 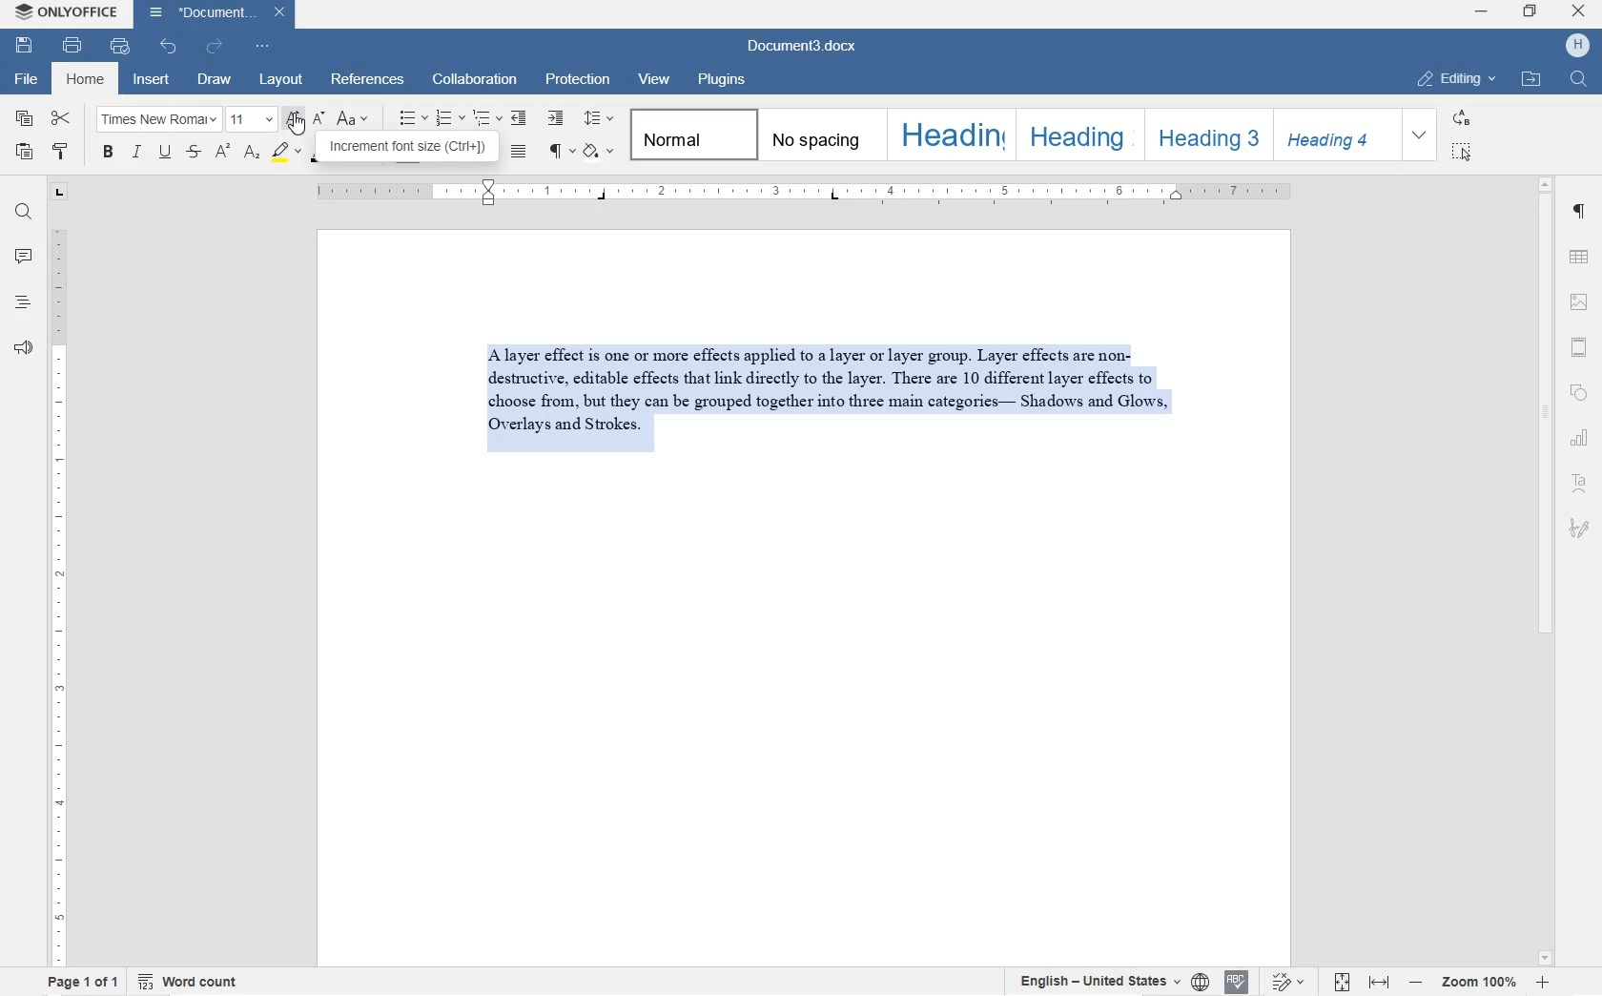 What do you see at coordinates (1106, 981) in the screenshot?
I see `set text or document language` at bounding box center [1106, 981].